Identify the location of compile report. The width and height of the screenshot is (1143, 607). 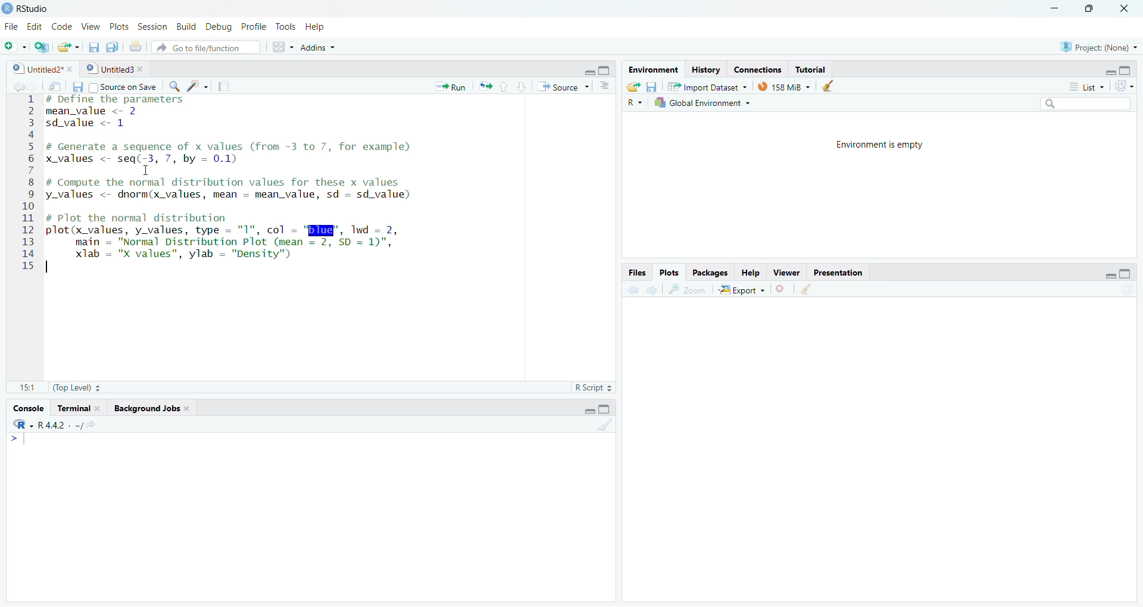
(218, 85).